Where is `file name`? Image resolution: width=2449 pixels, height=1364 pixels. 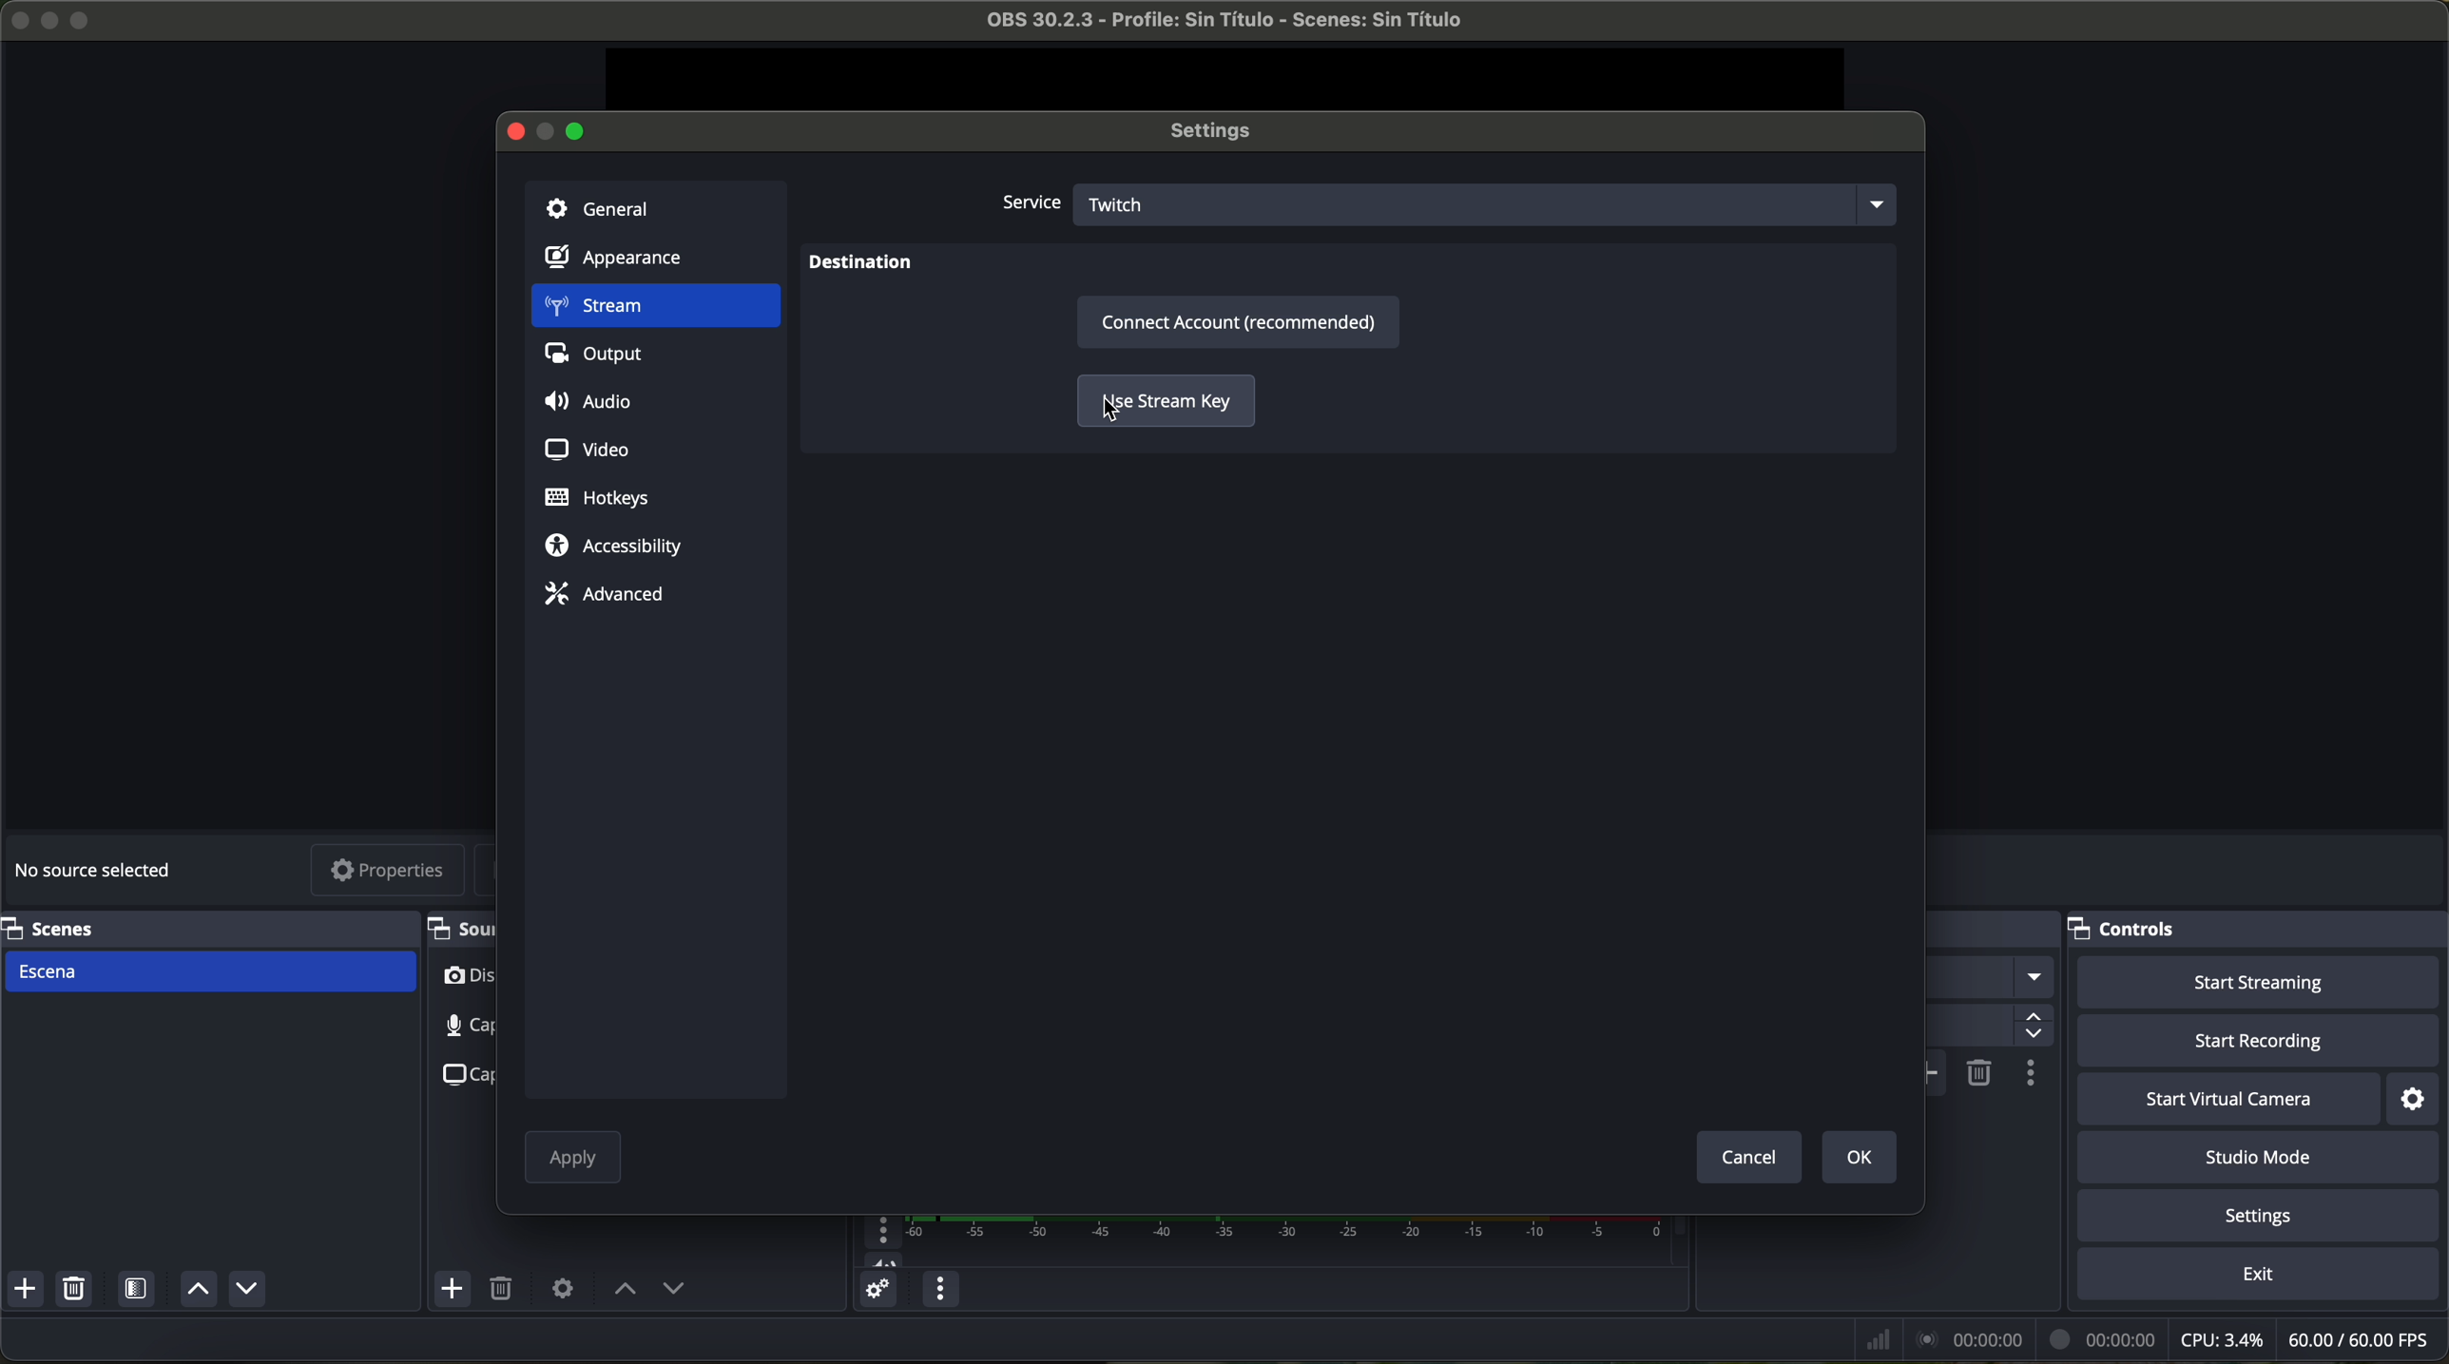
file name is located at coordinates (1207, 24).